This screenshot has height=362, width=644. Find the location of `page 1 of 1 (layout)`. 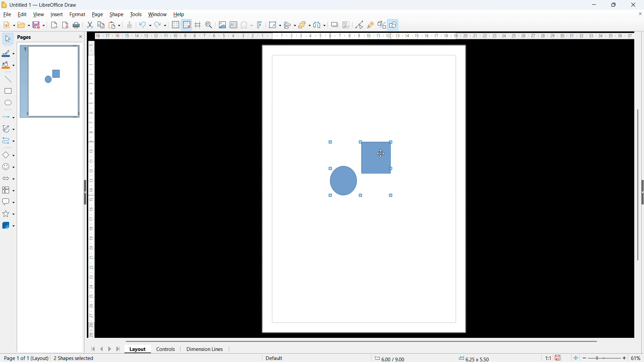

page 1 of 1 (layout) is located at coordinates (25, 358).